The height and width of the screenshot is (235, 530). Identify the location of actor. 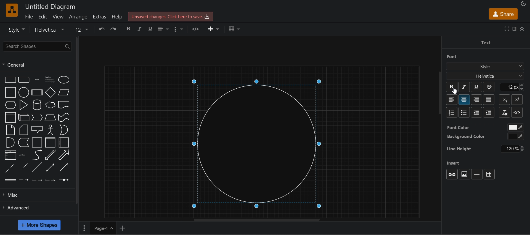
(51, 130).